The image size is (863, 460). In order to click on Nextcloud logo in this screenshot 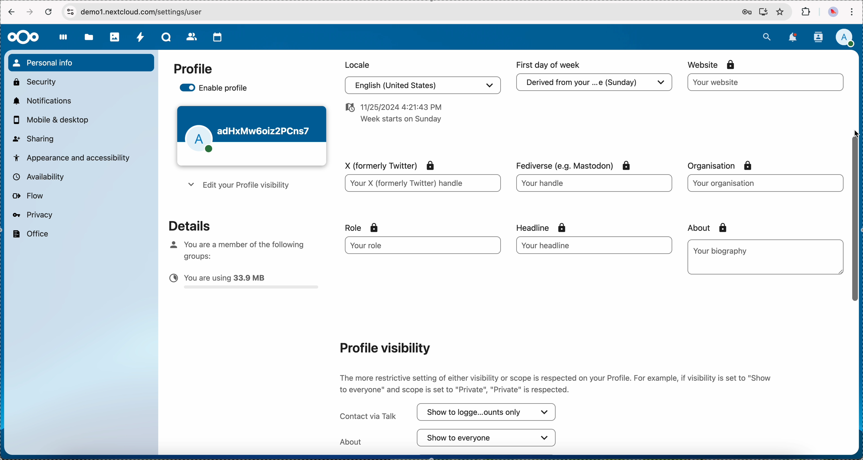, I will do `click(22, 37)`.